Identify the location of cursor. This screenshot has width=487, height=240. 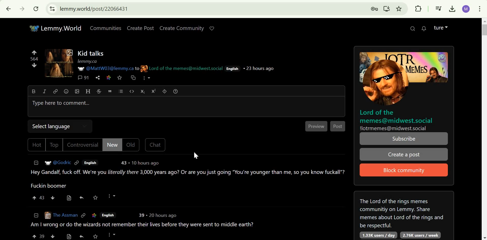
(196, 155).